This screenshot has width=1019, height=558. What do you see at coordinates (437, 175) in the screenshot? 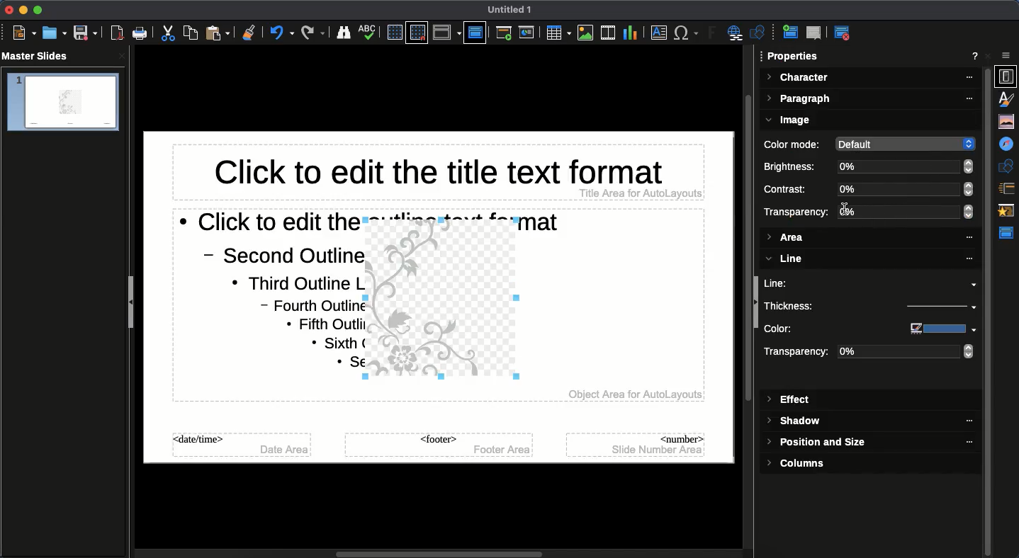
I see `Master slide title` at bounding box center [437, 175].